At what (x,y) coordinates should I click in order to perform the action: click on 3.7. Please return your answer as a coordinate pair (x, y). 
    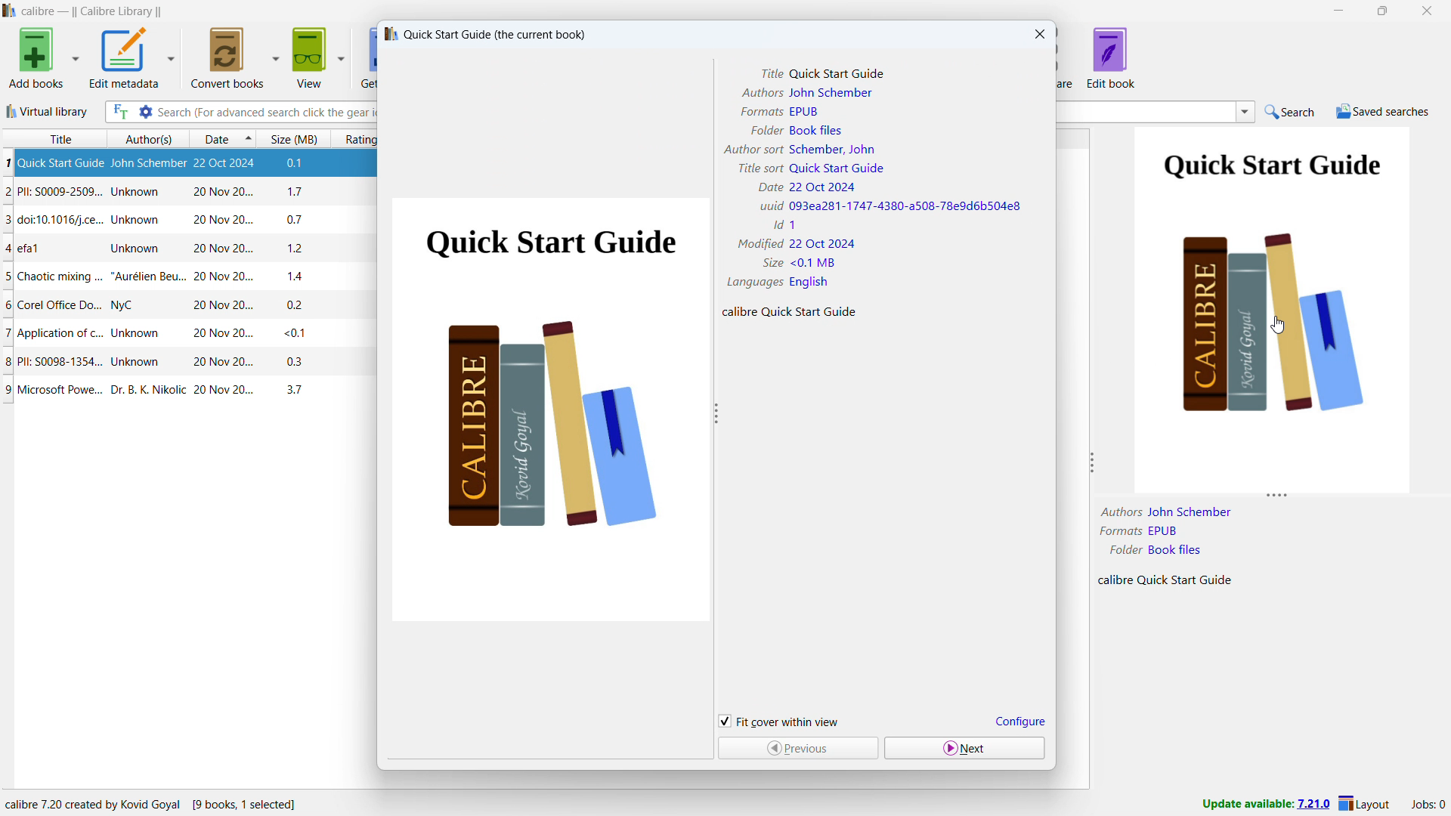
    Looking at the image, I should click on (298, 391).